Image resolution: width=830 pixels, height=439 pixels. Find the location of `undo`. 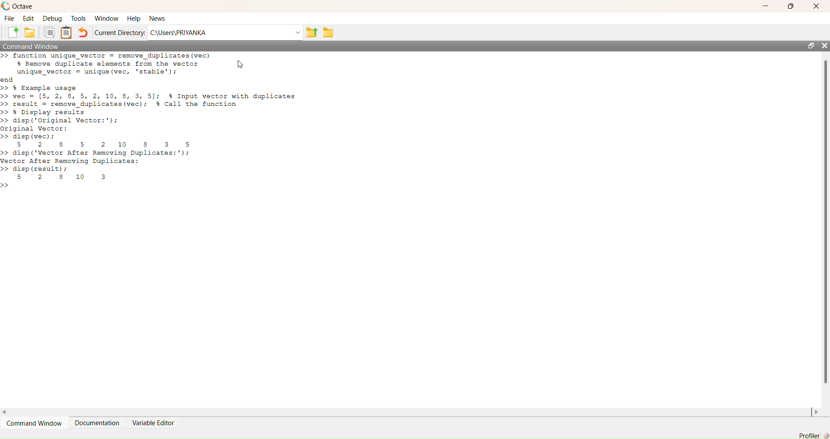

undo is located at coordinates (83, 32).